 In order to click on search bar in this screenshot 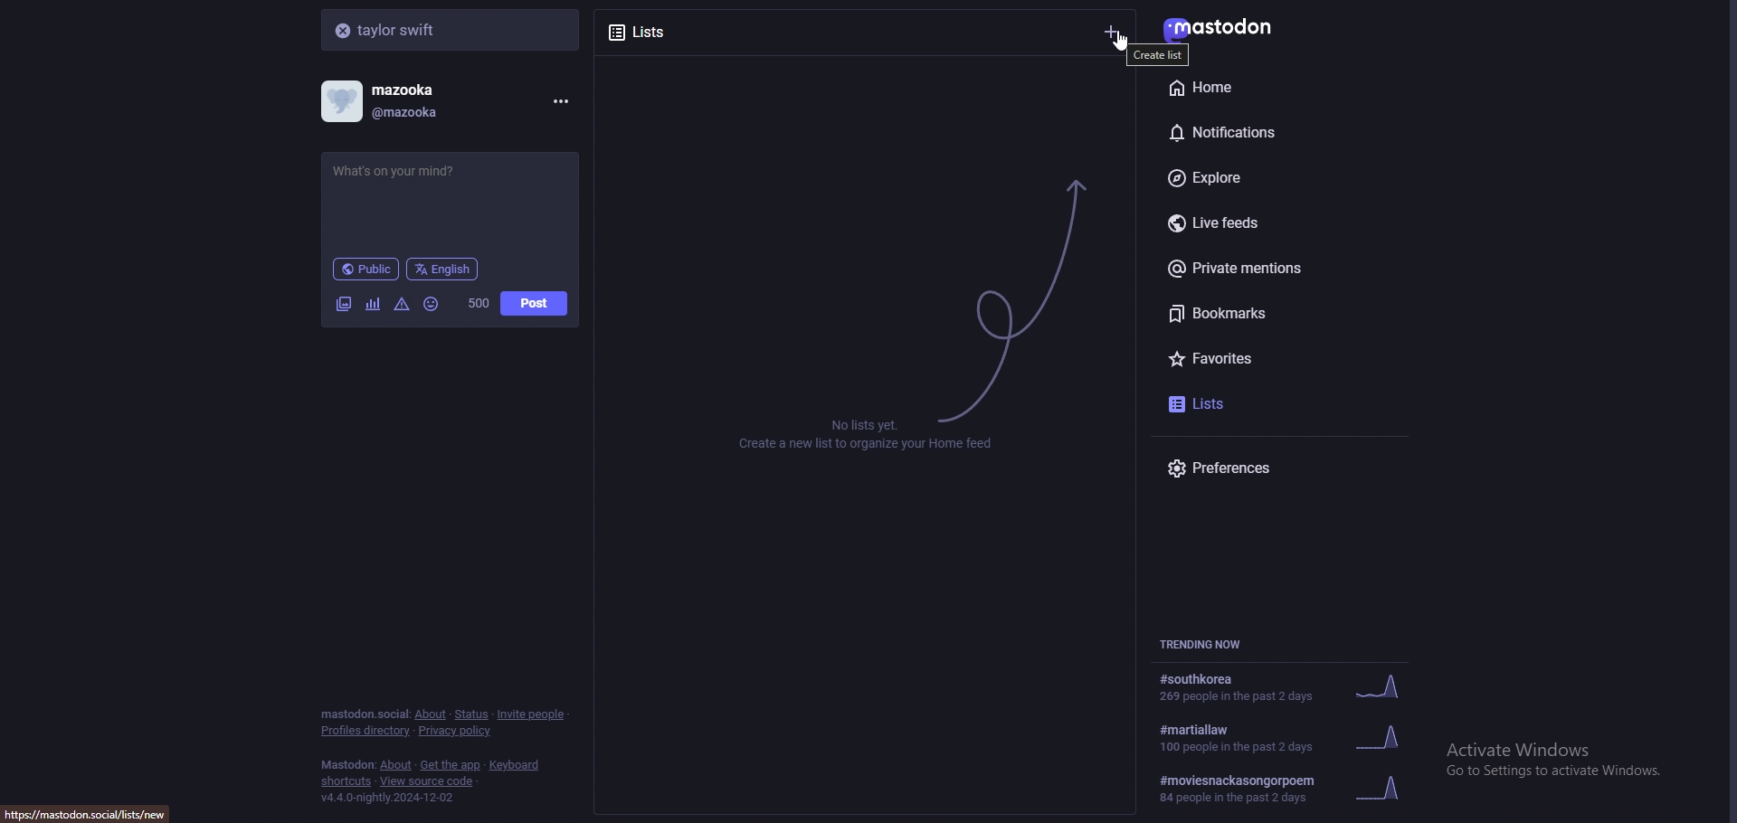, I will do `click(452, 29)`.